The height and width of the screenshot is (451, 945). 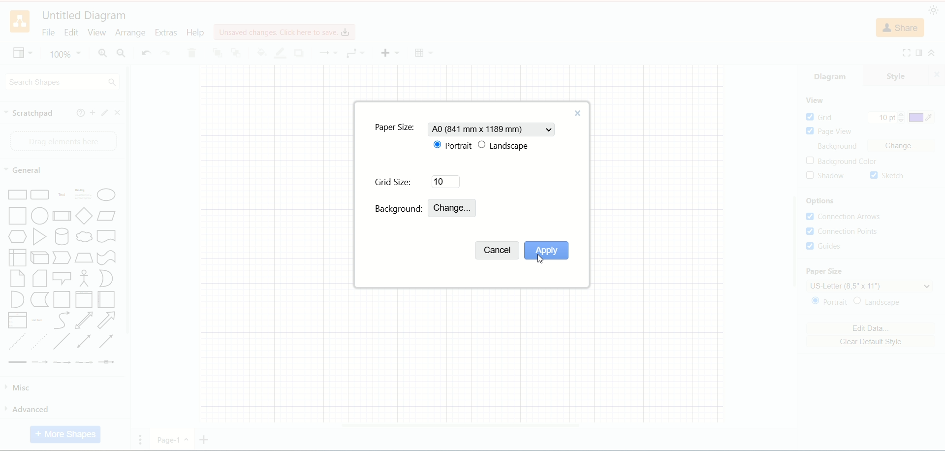 I want to click on Line, so click(x=62, y=342).